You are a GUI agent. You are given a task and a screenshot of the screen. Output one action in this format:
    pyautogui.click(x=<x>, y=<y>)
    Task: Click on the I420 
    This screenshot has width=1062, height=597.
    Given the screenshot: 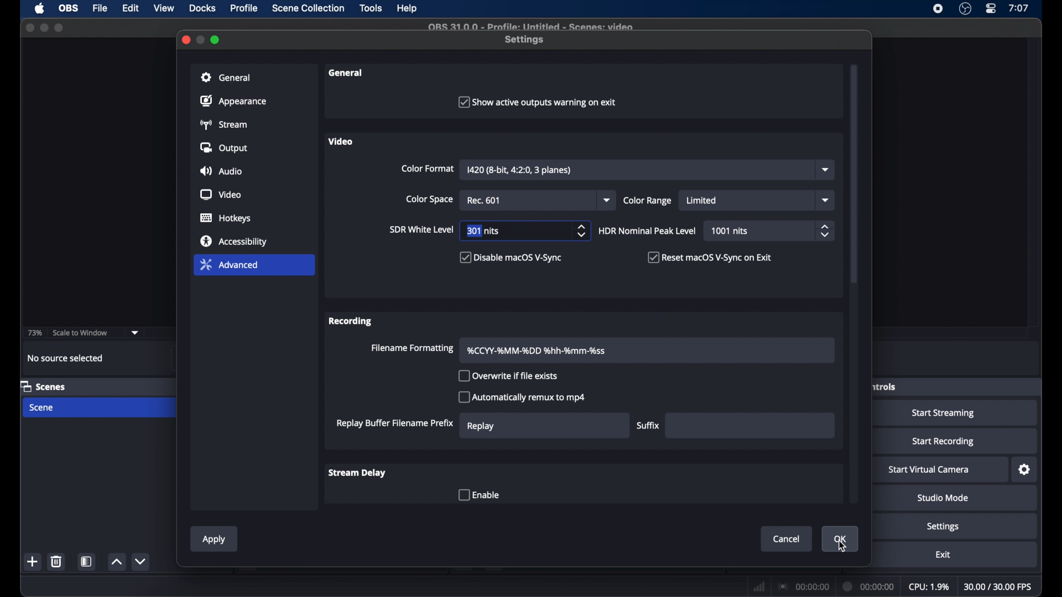 What is the action you would take?
    pyautogui.click(x=520, y=171)
    